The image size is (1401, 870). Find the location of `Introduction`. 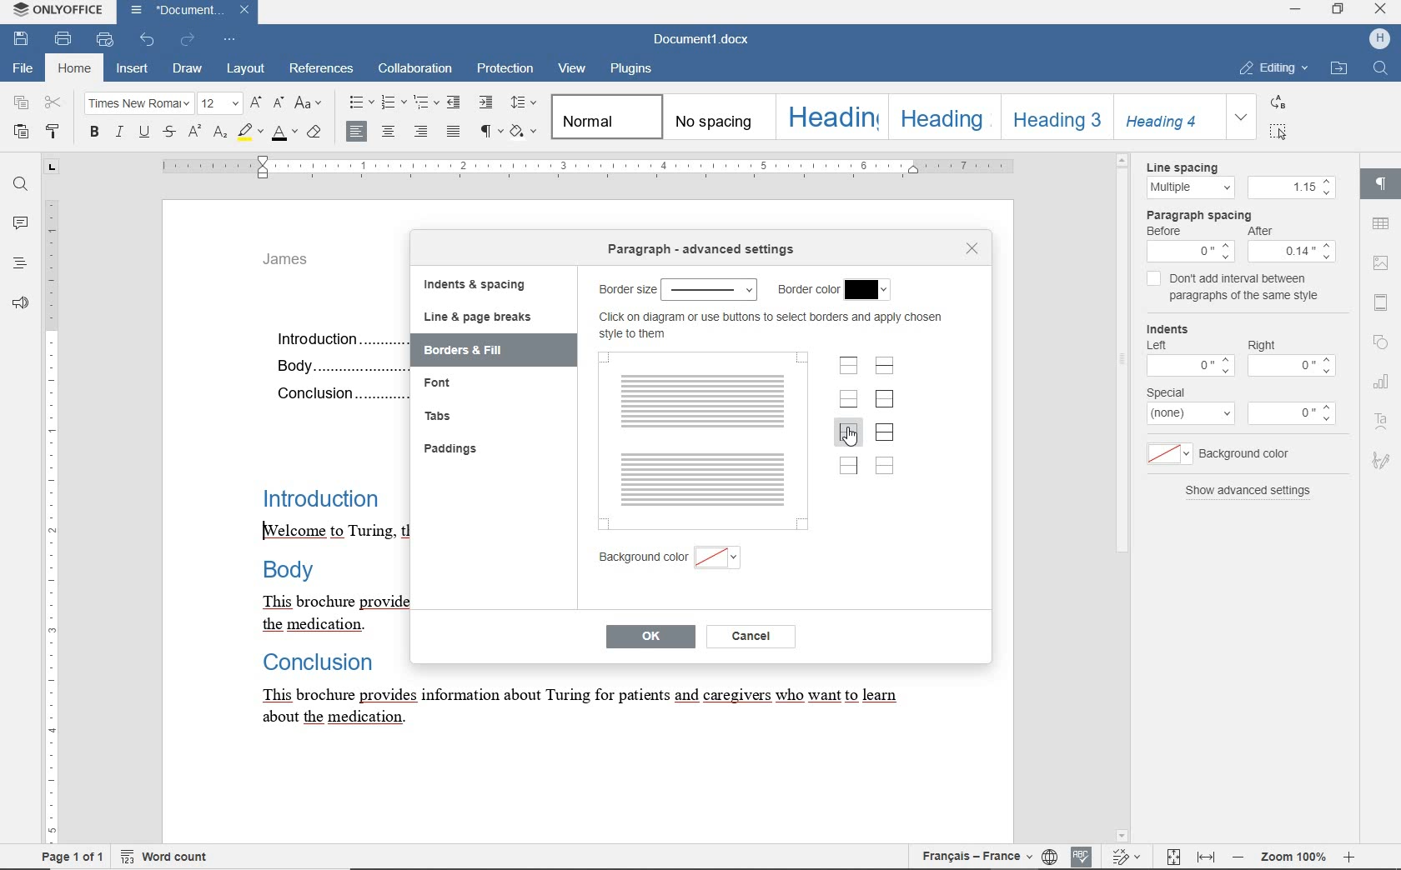

Introduction is located at coordinates (326, 499).